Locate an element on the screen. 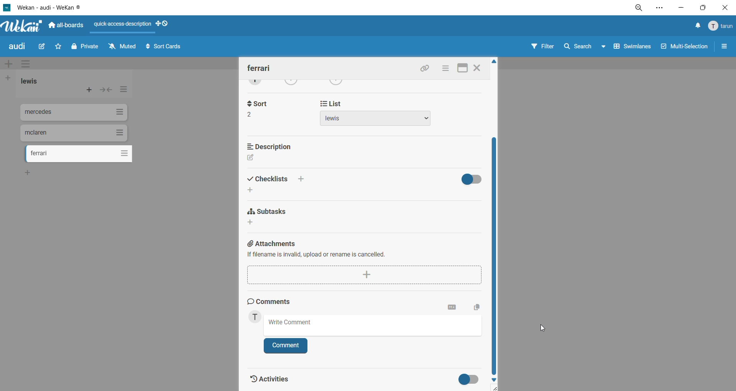 This screenshot has height=391, width=736. app logo is located at coordinates (21, 24).